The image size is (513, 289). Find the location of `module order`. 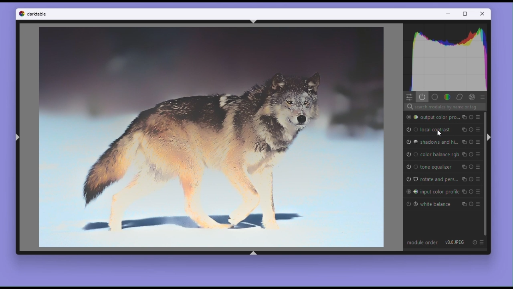

module order is located at coordinates (422, 242).